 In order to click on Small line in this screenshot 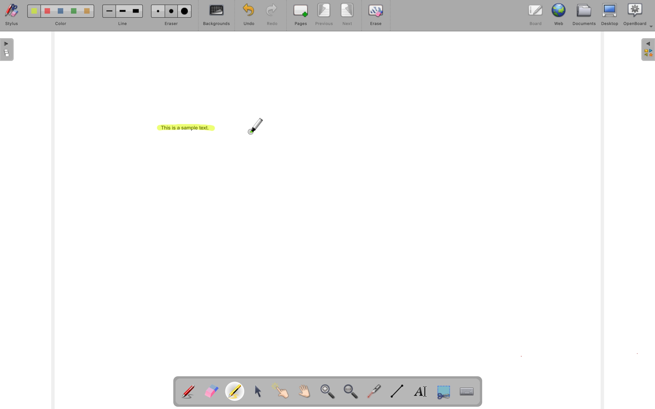, I will do `click(109, 11)`.